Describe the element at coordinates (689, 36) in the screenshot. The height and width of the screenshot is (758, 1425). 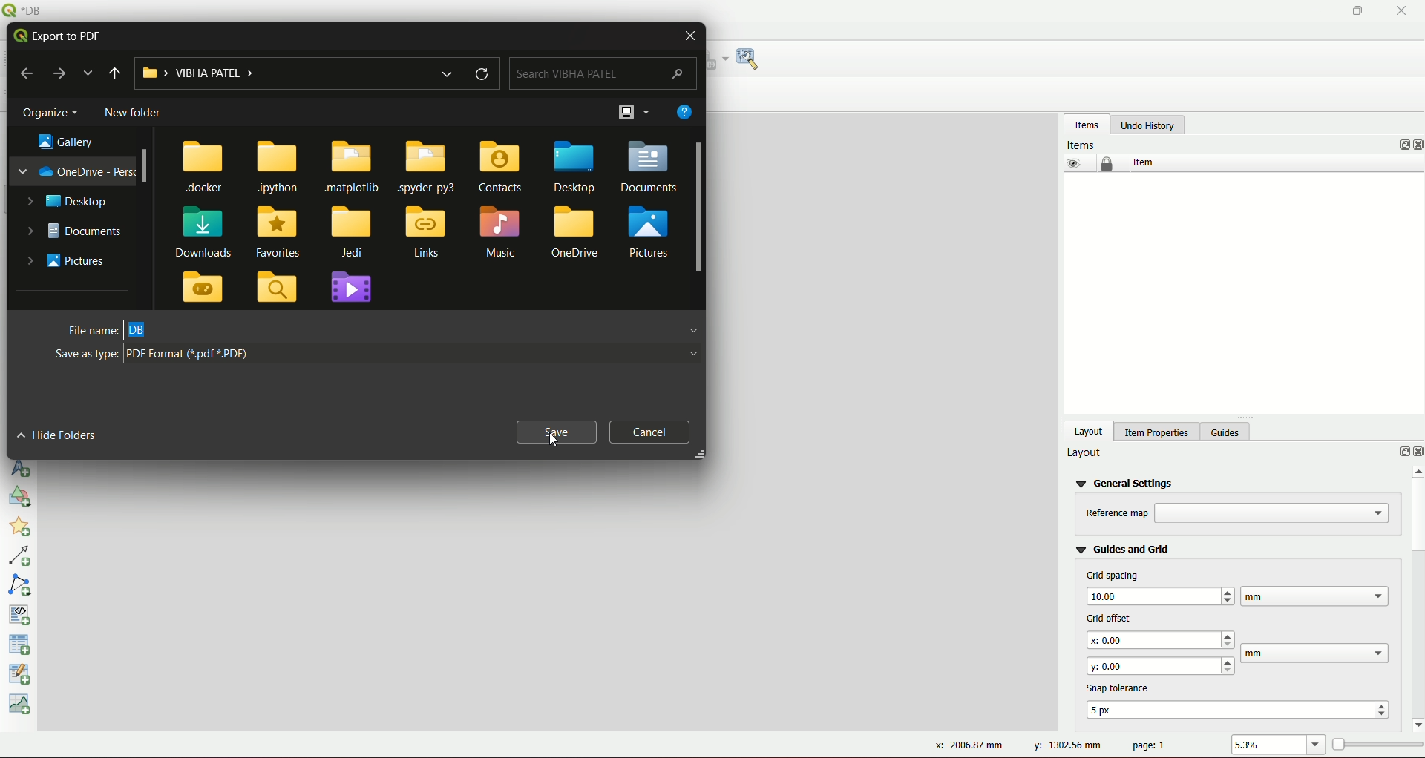
I see `close` at that location.